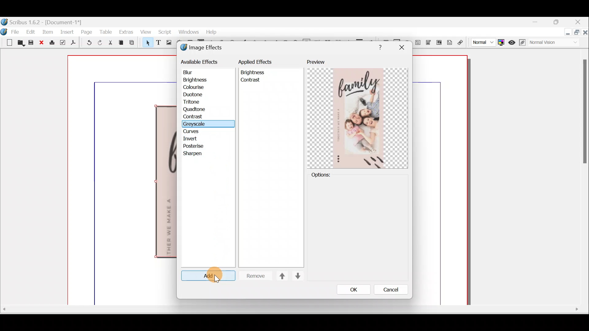 This screenshot has width=589, height=331. What do you see at coordinates (192, 71) in the screenshot?
I see `blur` at bounding box center [192, 71].